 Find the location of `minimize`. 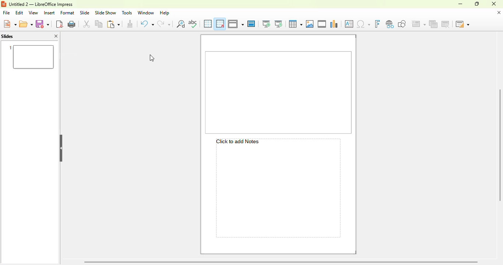

minimize is located at coordinates (461, 4).